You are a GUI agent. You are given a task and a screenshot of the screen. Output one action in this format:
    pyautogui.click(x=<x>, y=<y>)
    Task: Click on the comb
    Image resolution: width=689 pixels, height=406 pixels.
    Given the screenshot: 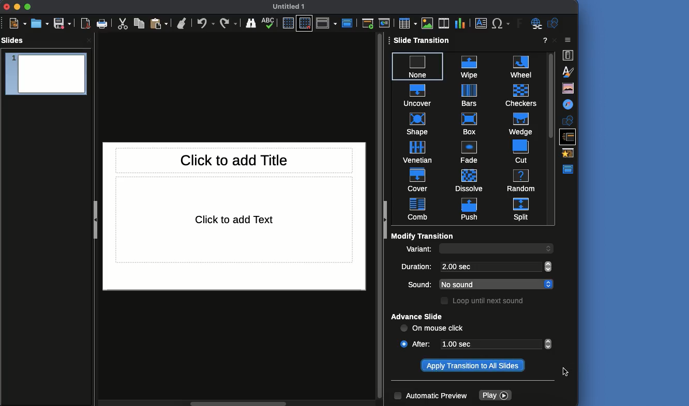 What is the action you would take?
    pyautogui.click(x=418, y=209)
    